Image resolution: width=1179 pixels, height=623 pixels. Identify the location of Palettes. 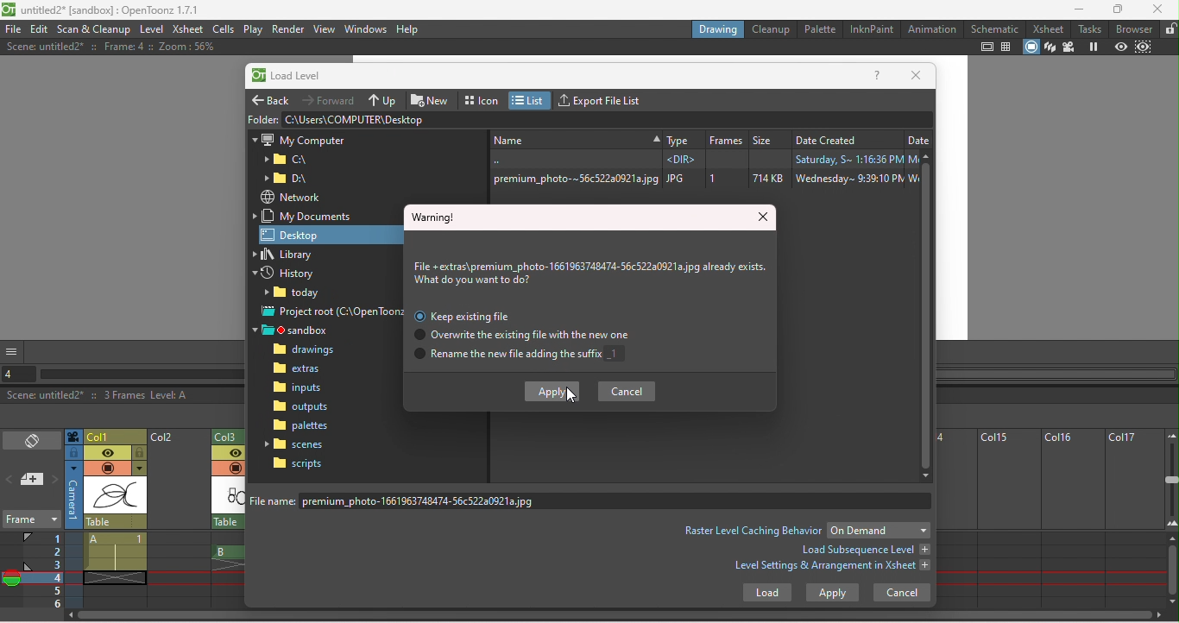
(302, 425).